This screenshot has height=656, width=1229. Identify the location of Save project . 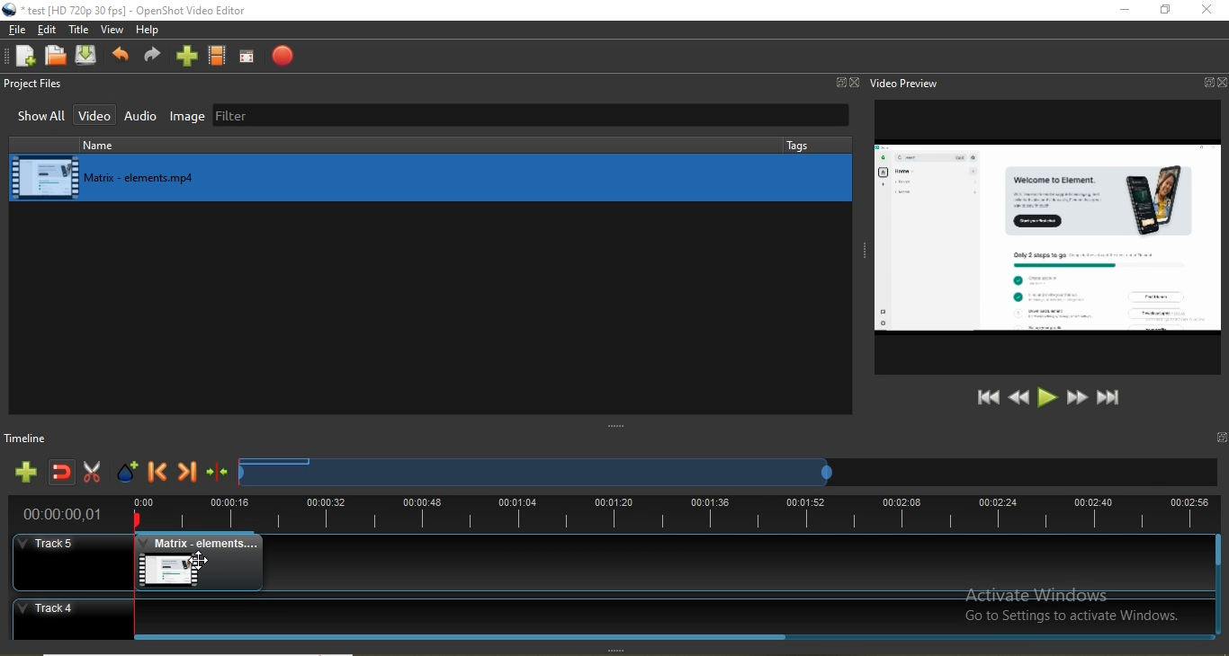
(90, 57).